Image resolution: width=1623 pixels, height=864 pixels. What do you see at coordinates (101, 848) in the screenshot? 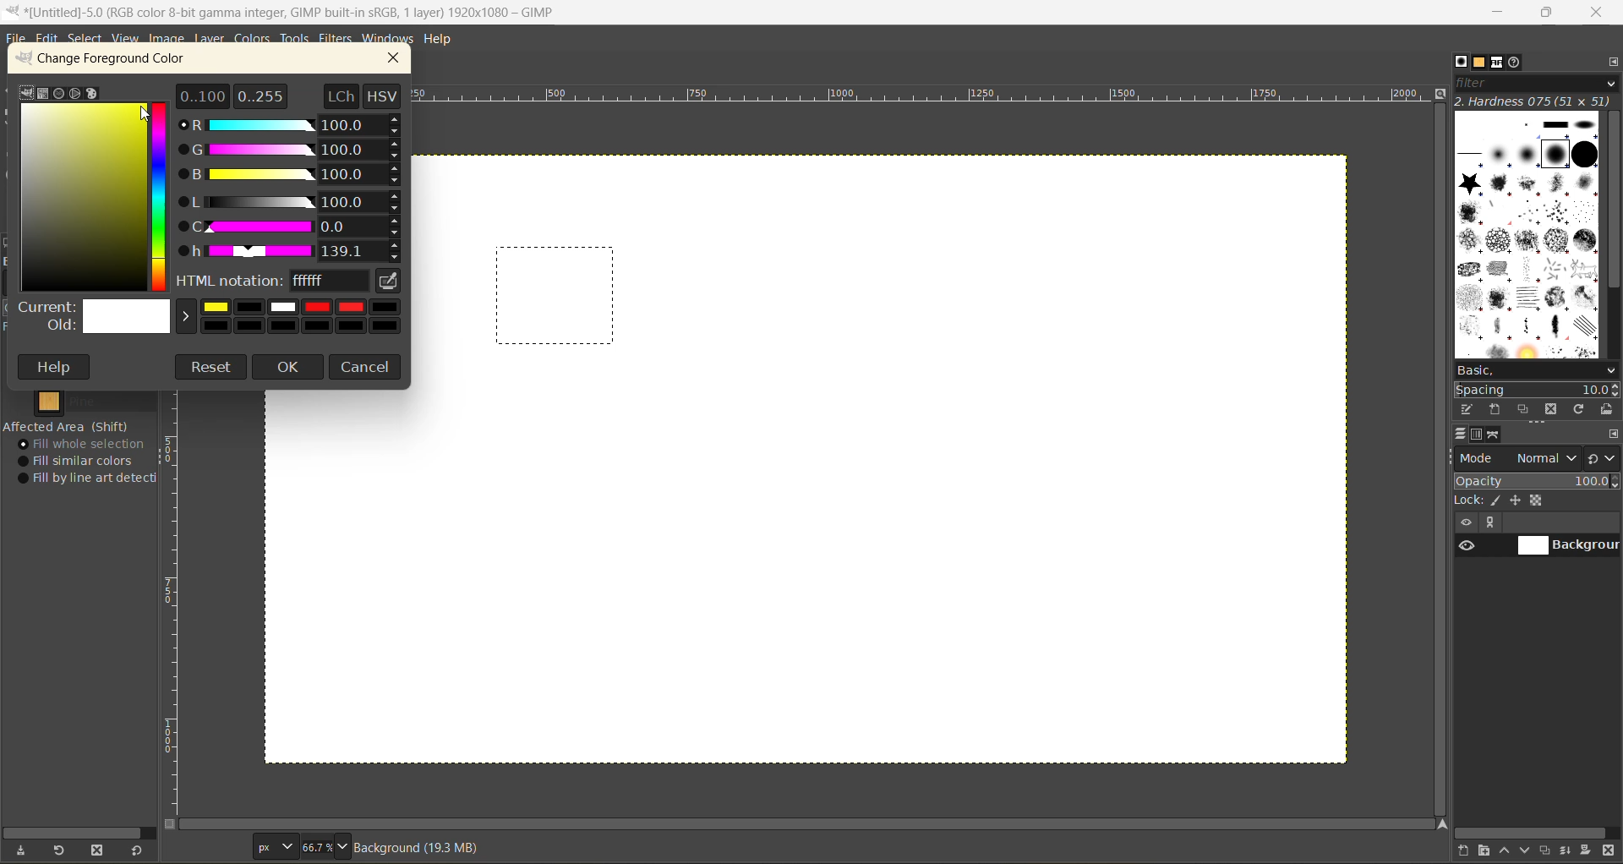
I see `delete tool preset` at bounding box center [101, 848].